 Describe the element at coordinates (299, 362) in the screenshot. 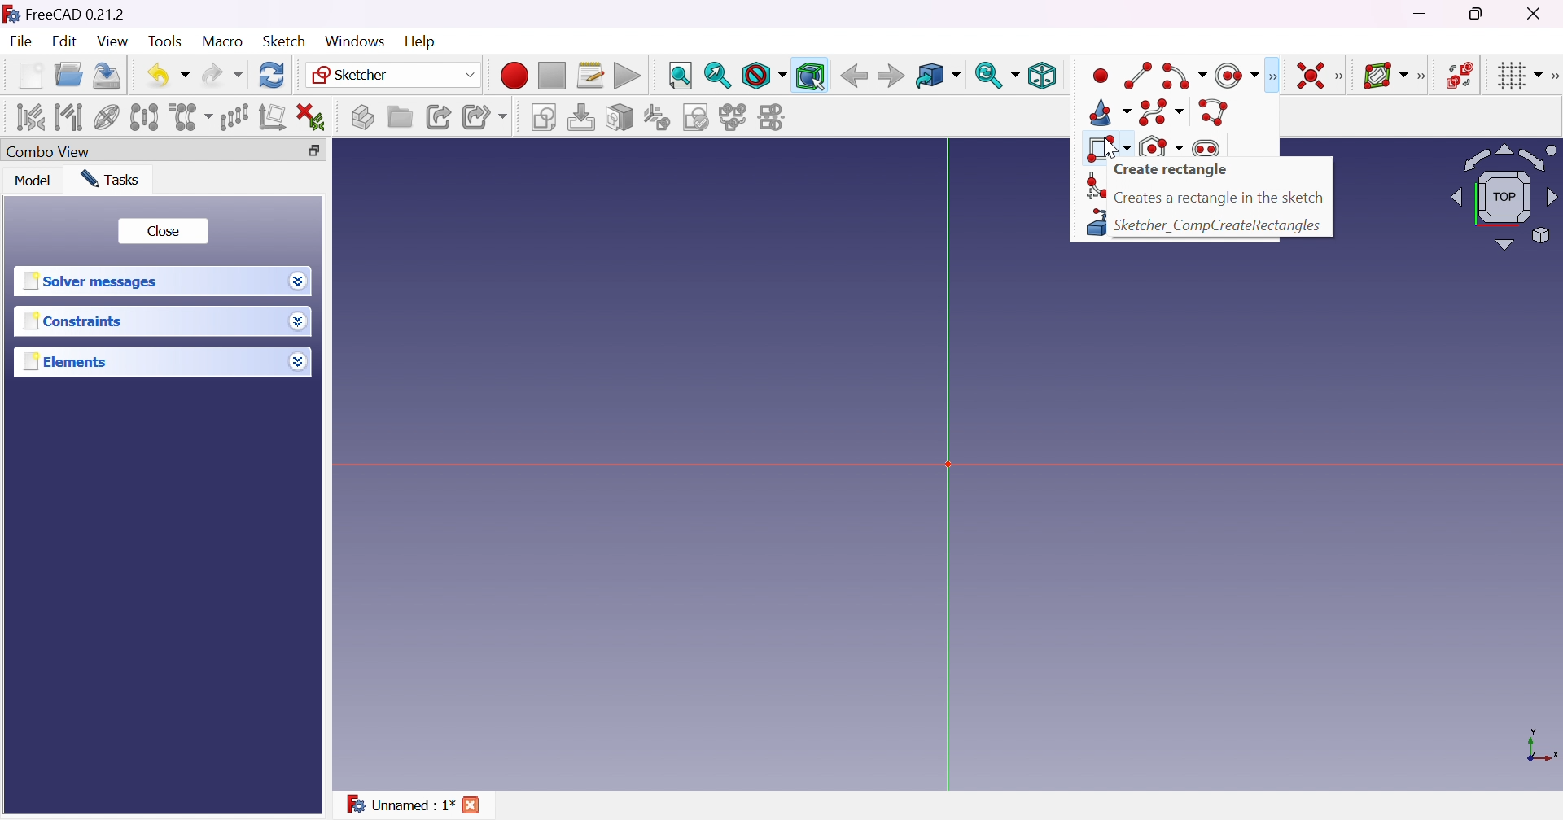

I see `Drop down` at that location.